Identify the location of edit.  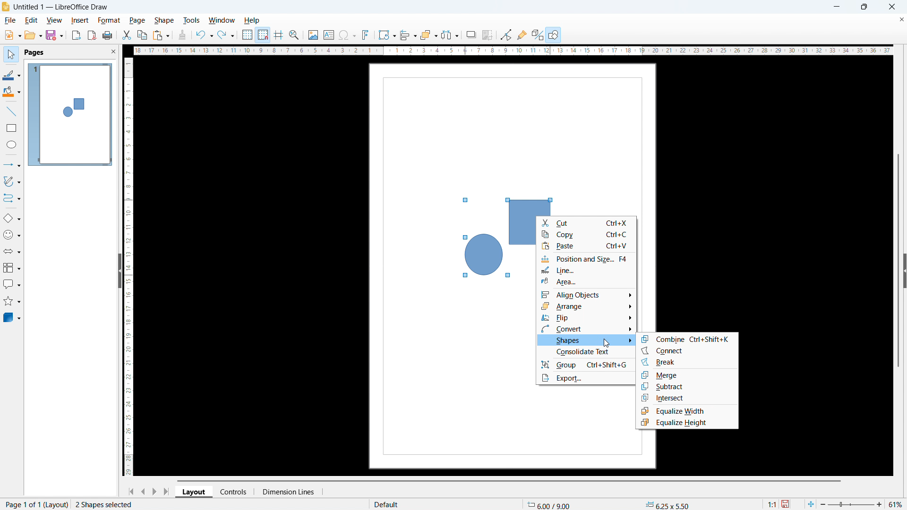
(32, 20).